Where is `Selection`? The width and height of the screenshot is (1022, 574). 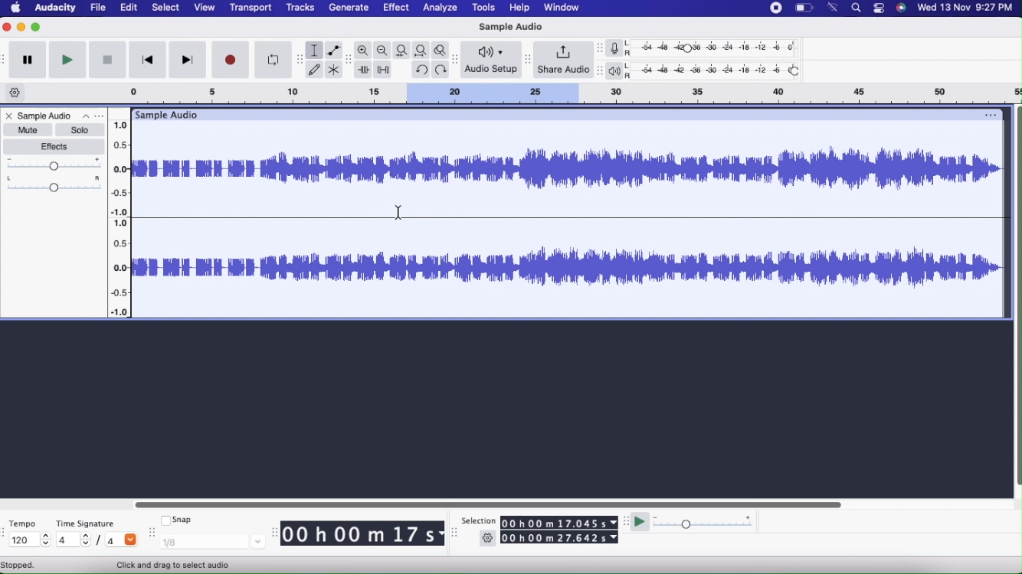
Selection is located at coordinates (478, 521).